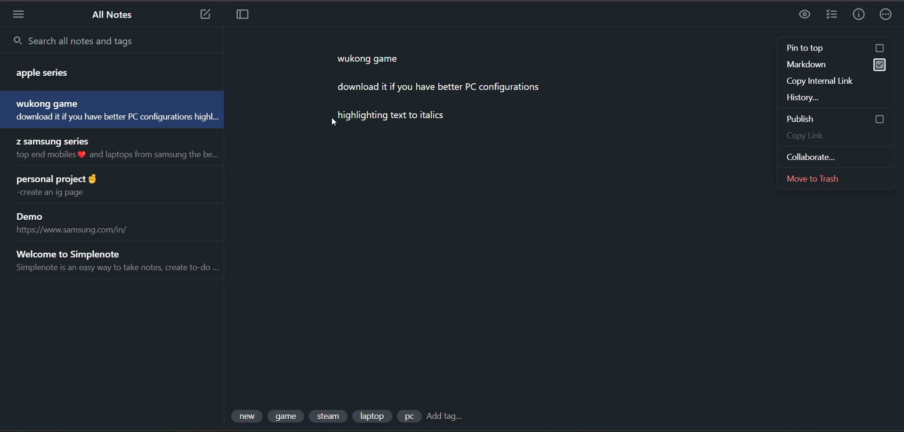 The height and width of the screenshot is (432, 904). I want to click on note title and preview, so click(115, 260).